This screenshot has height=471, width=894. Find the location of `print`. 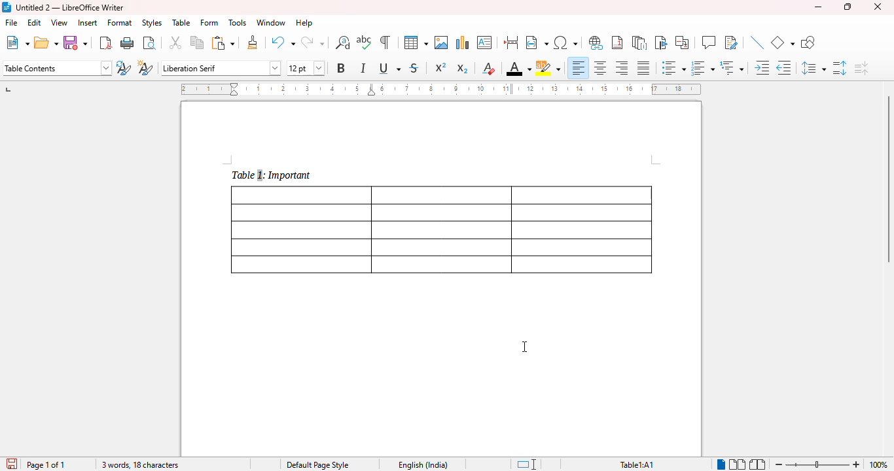

print is located at coordinates (128, 43).